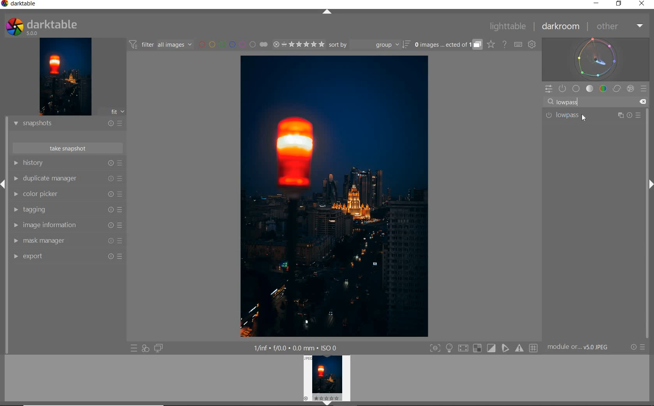 This screenshot has height=406, width=654. What do you see at coordinates (336, 197) in the screenshot?
I see `SELECTED IMAGE` at bounding box center [336, 197].